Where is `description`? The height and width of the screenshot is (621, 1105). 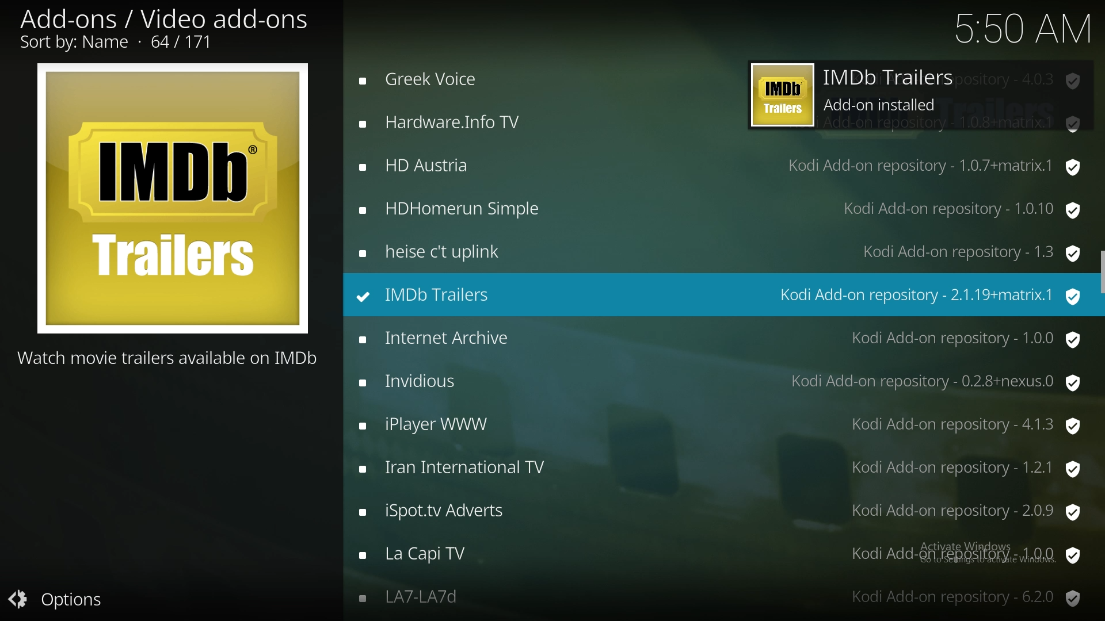 description is located at coordinates (169, 358).